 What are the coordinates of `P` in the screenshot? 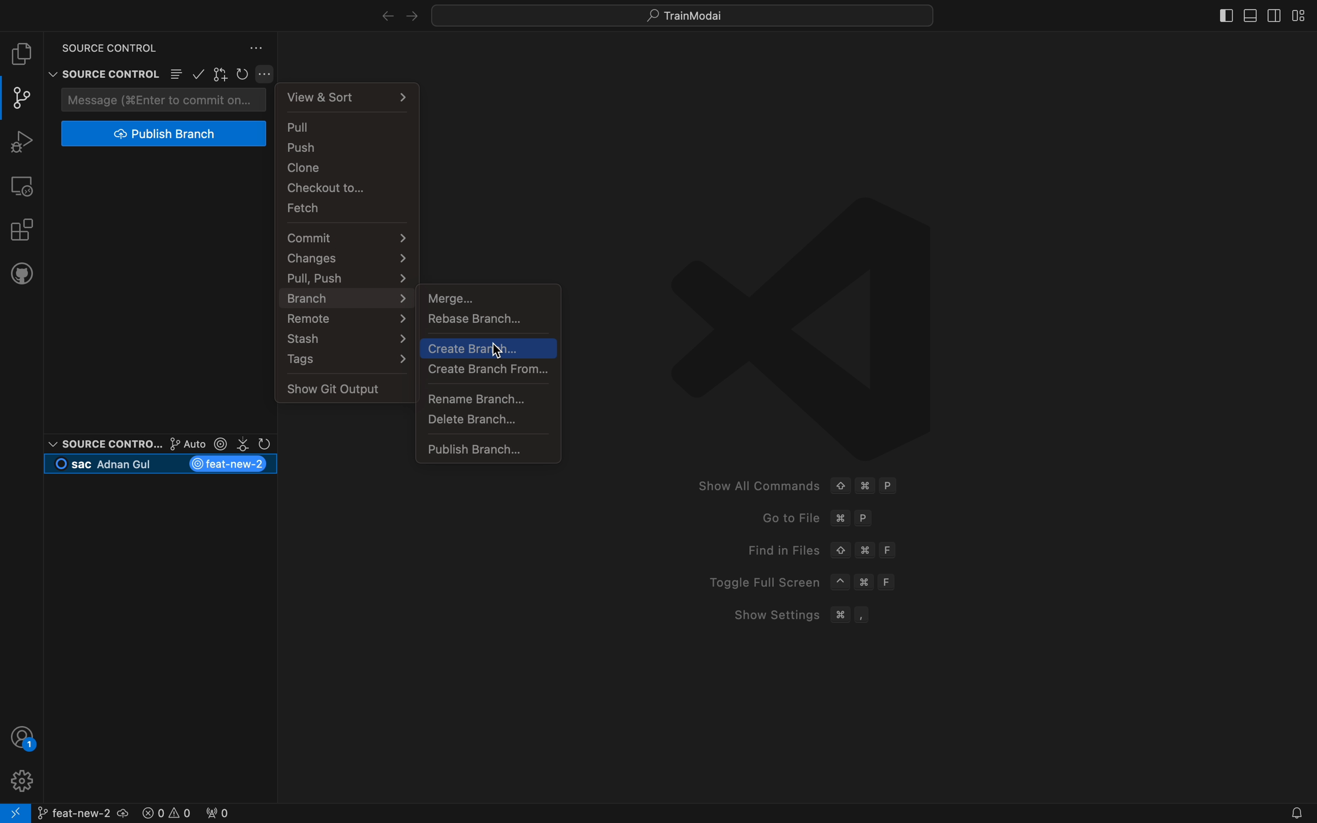 It's located at (890, 486).